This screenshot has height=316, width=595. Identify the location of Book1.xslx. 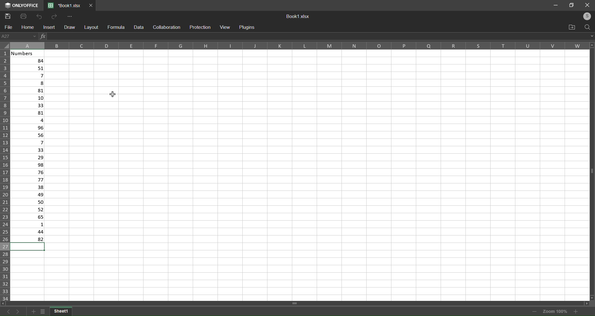
(299, 16).